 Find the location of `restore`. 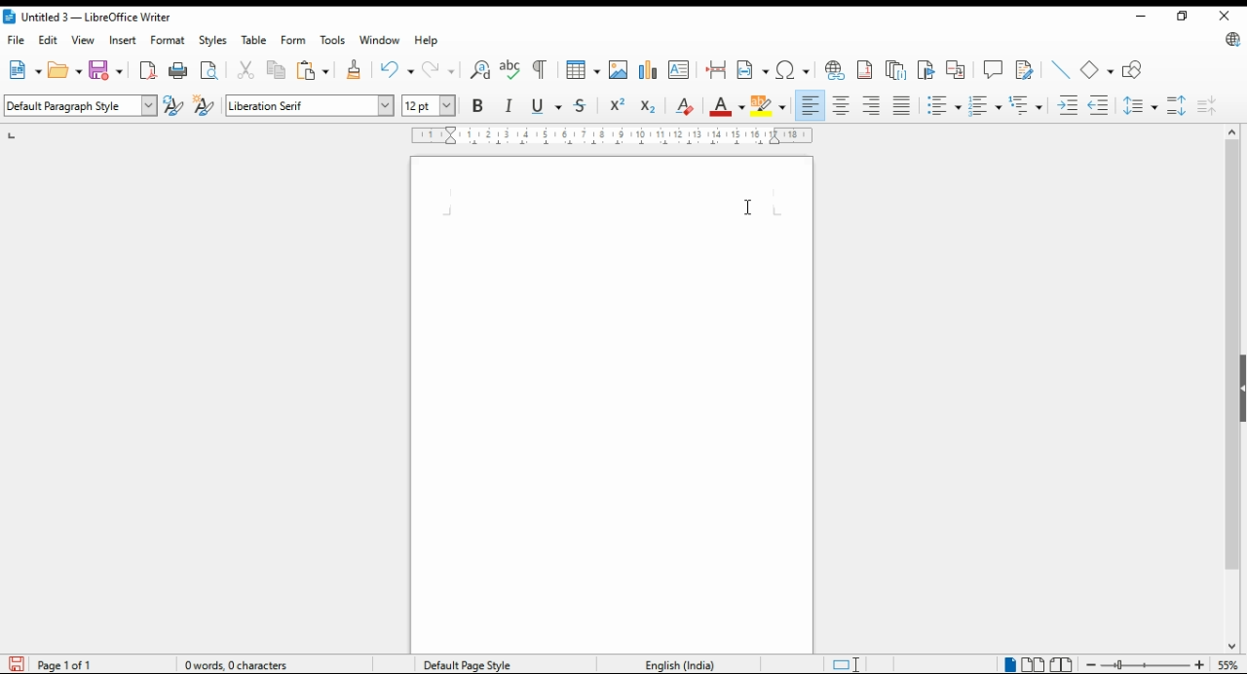

restore is located at coordinates (1181, 16).